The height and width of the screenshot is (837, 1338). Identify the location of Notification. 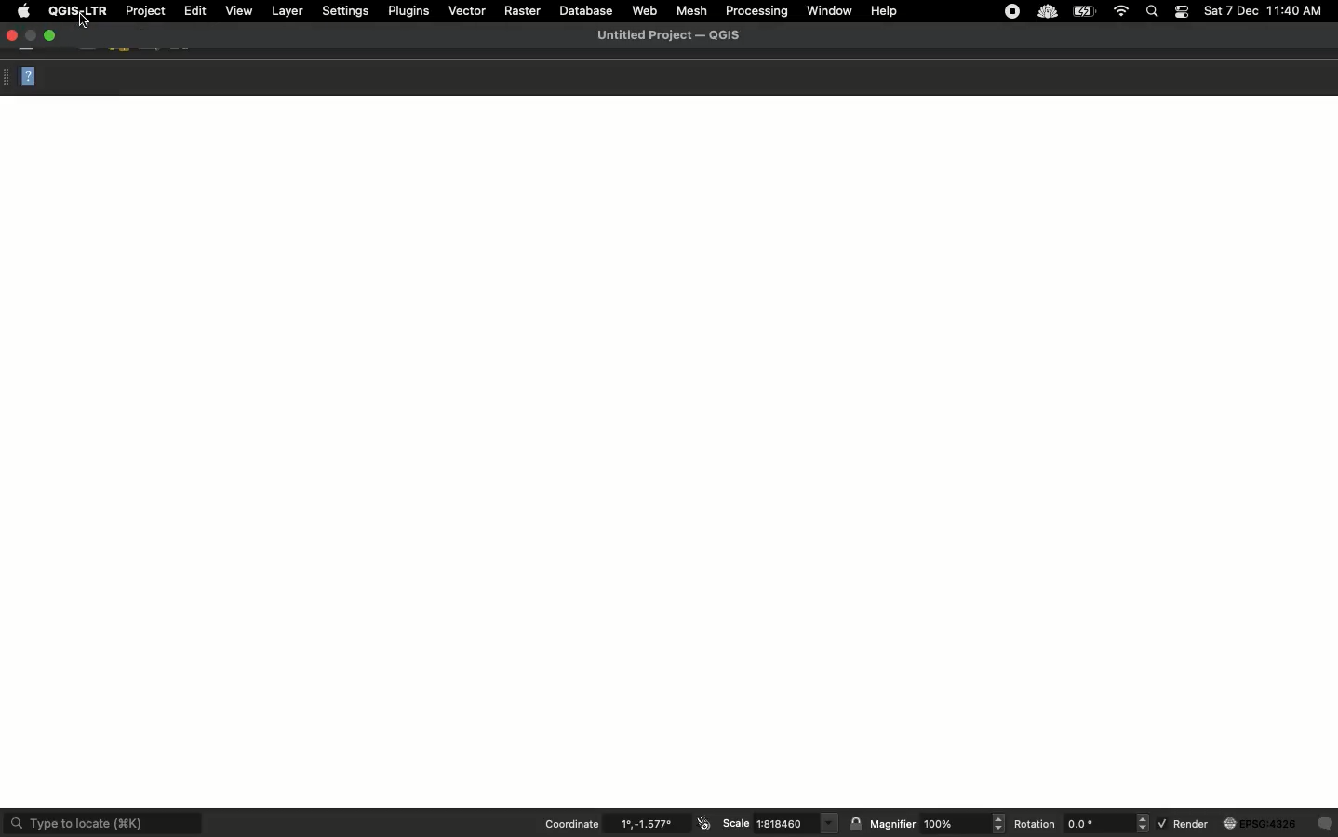
(1180, 13).